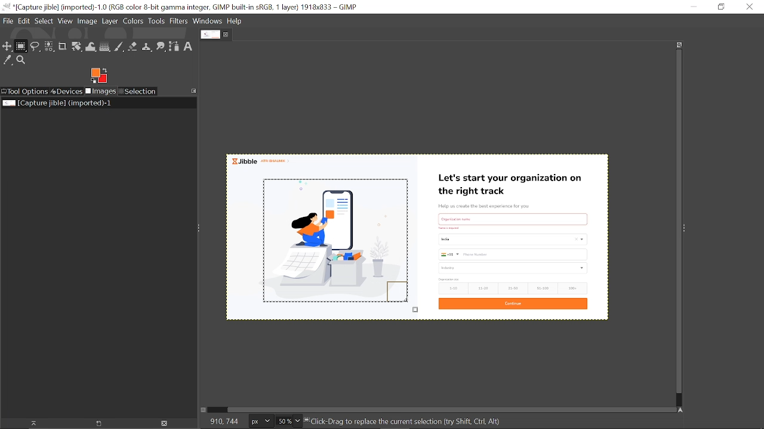 The image size is (764, 429). I want to click on Select by color, so click(49, 47).